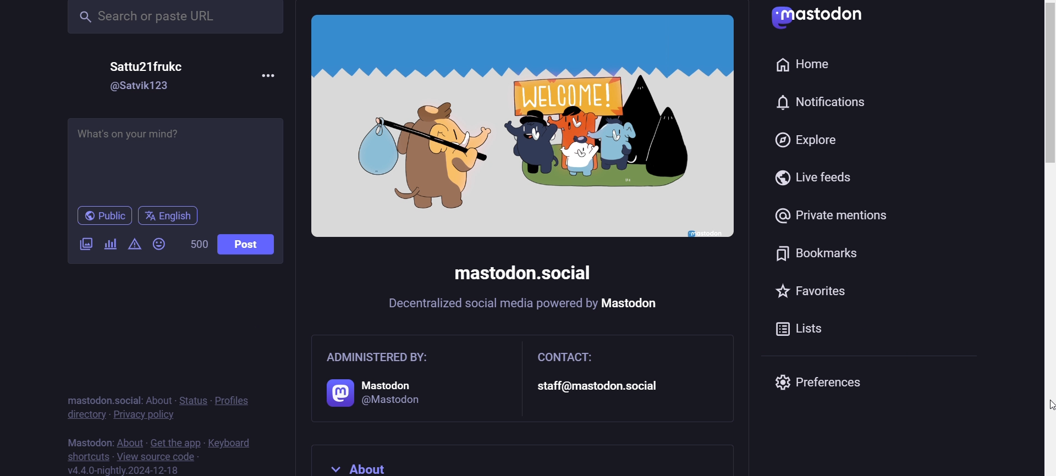  What do you see at coordinates (235, 442) in the screenshot?
I see `keyboard` at bounding box center [235, 442].